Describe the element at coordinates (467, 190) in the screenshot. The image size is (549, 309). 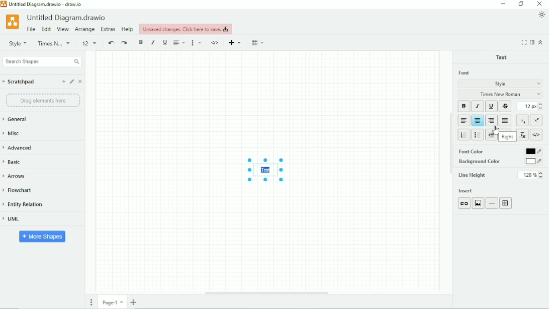
I see `Insert` at that location.